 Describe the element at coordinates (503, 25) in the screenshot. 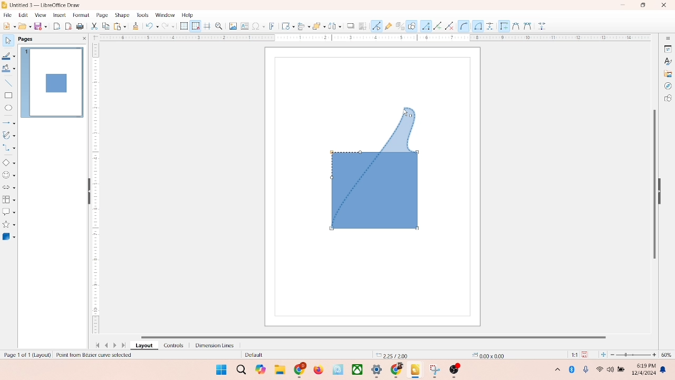

I see `Edit points tool` at that location.